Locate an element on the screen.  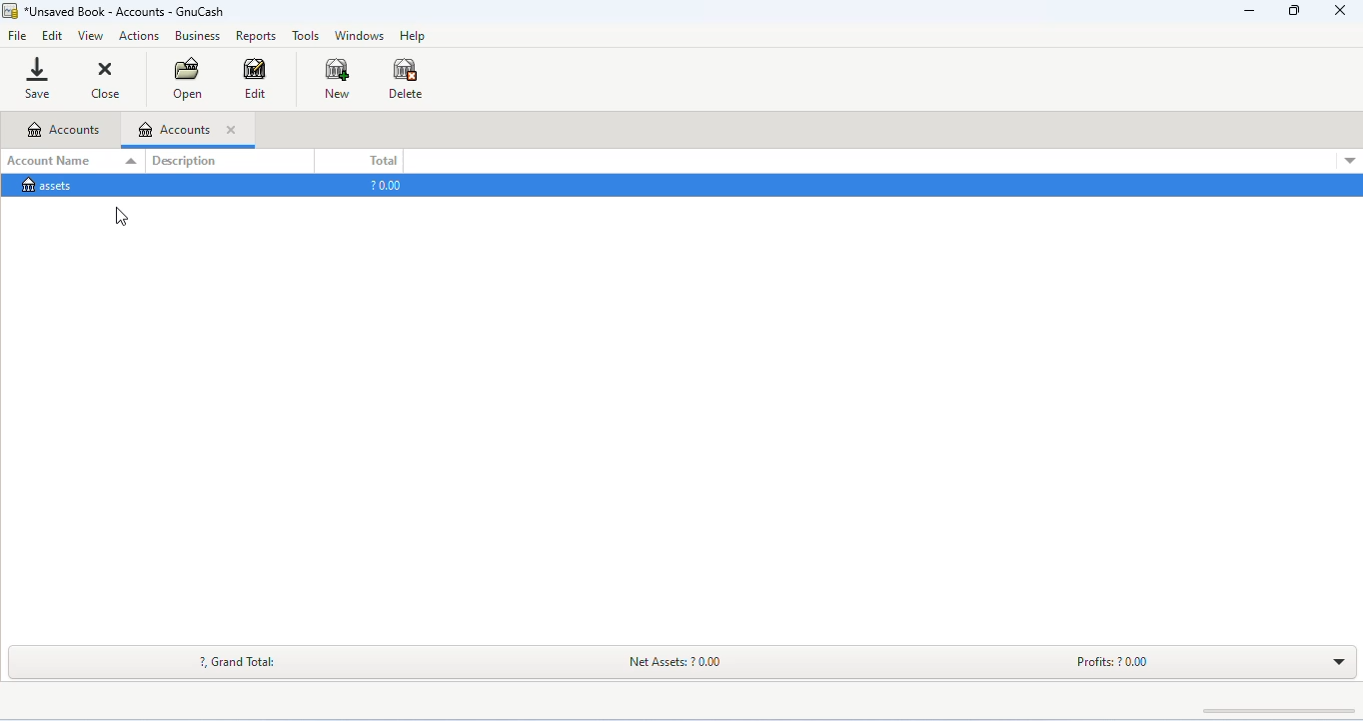
maximize is located at coordinates (1293, 12).